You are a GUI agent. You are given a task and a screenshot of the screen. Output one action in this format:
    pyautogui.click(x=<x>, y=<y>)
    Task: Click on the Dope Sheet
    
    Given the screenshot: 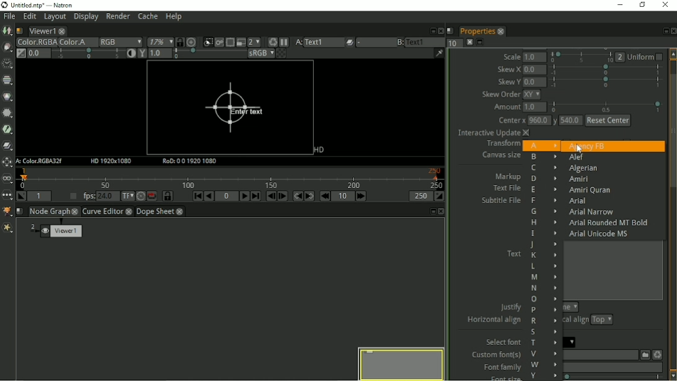 What is the action you would take?
    pyautogui.click(x=156, y=212)
    